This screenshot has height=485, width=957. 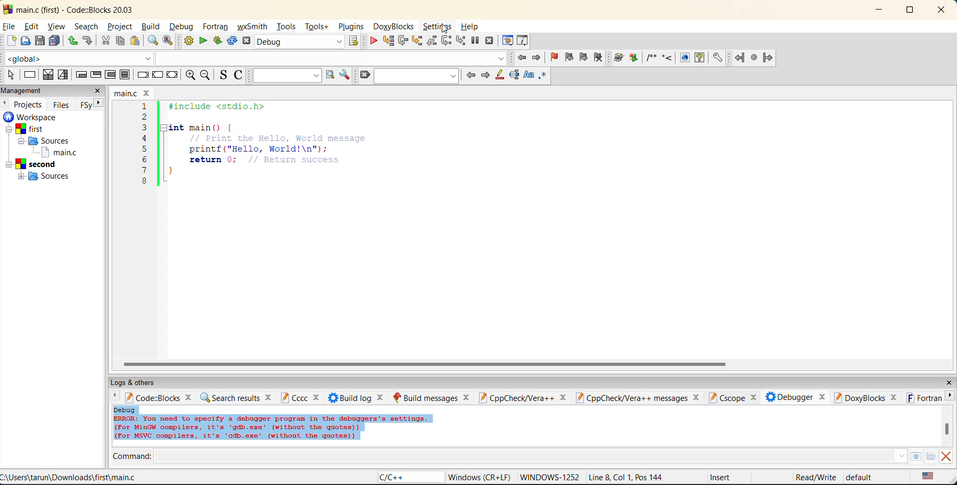 I want to click on run html help documentation, so click(x=702, y=58).